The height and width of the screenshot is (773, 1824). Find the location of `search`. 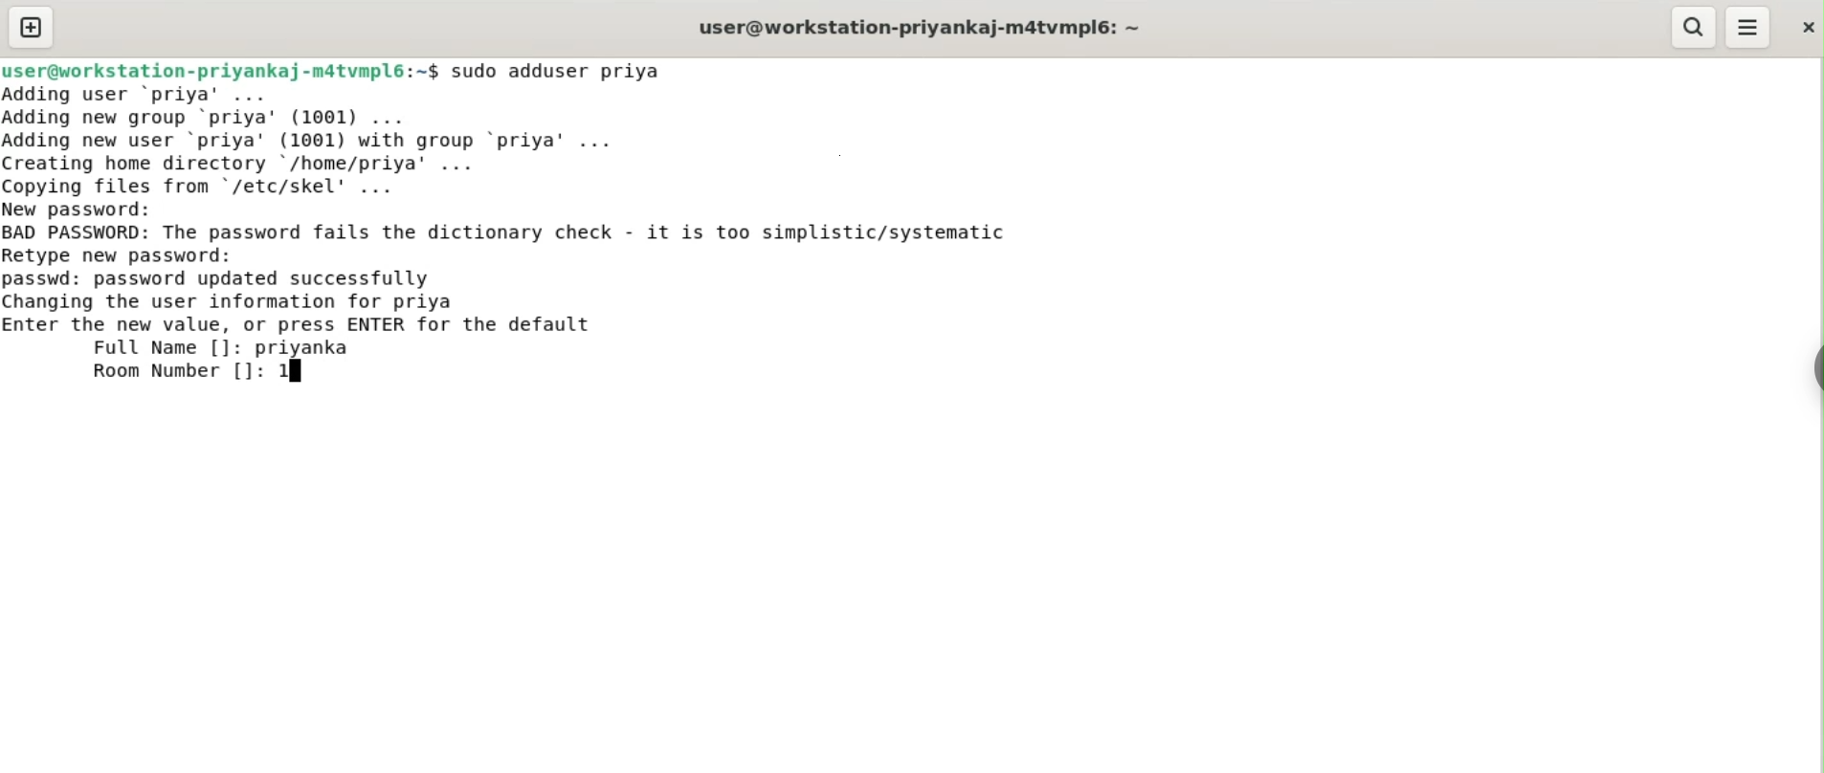

search is located at coordinates (1695, 28).